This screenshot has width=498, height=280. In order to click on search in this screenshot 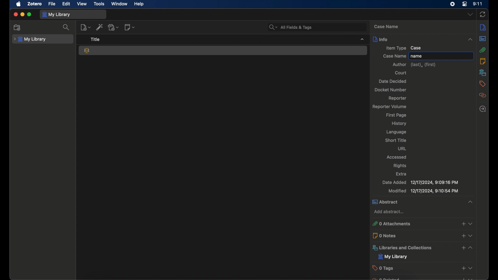, I will do `click(67, 27)`.